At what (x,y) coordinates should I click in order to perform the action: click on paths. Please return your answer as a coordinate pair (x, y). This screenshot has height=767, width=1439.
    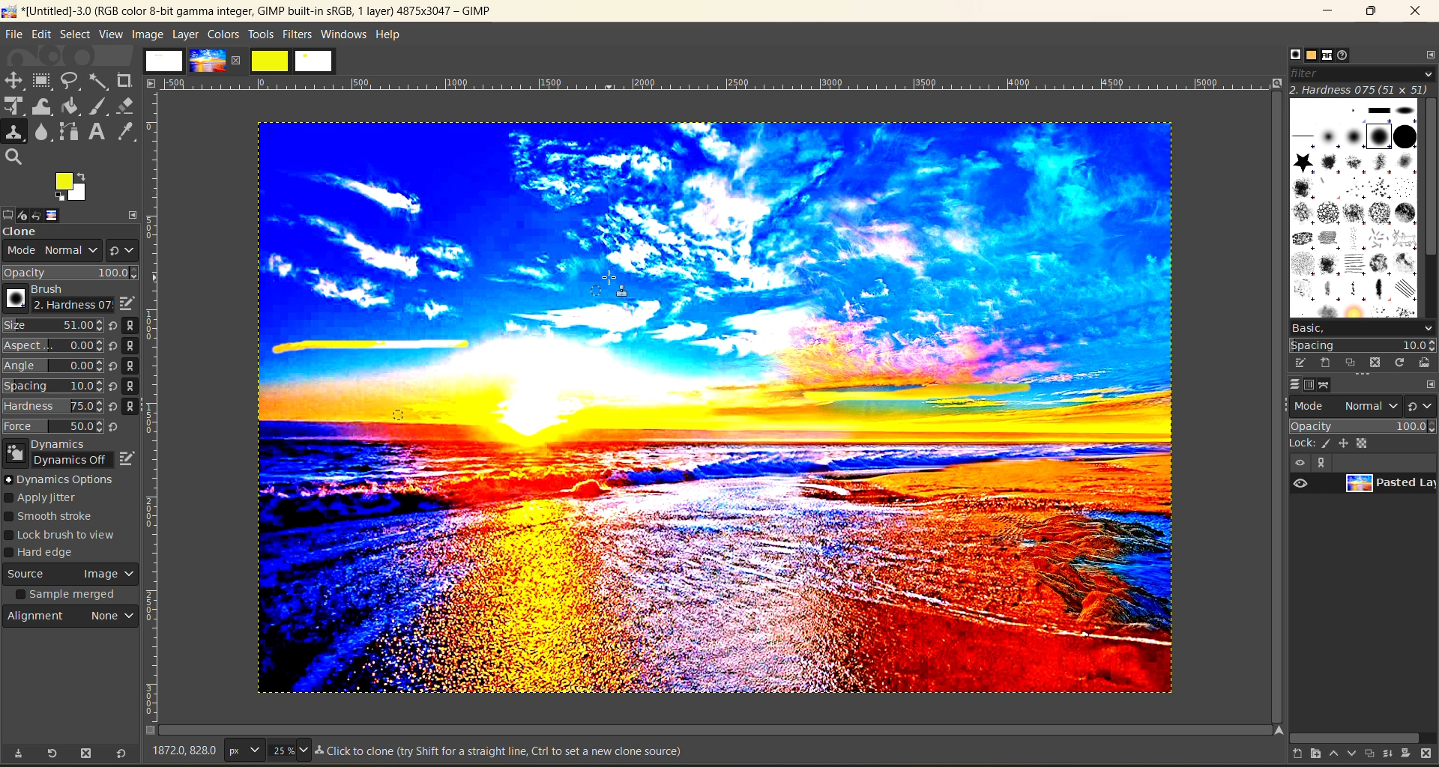
    Looking at the image, I should click on (1331, 385).